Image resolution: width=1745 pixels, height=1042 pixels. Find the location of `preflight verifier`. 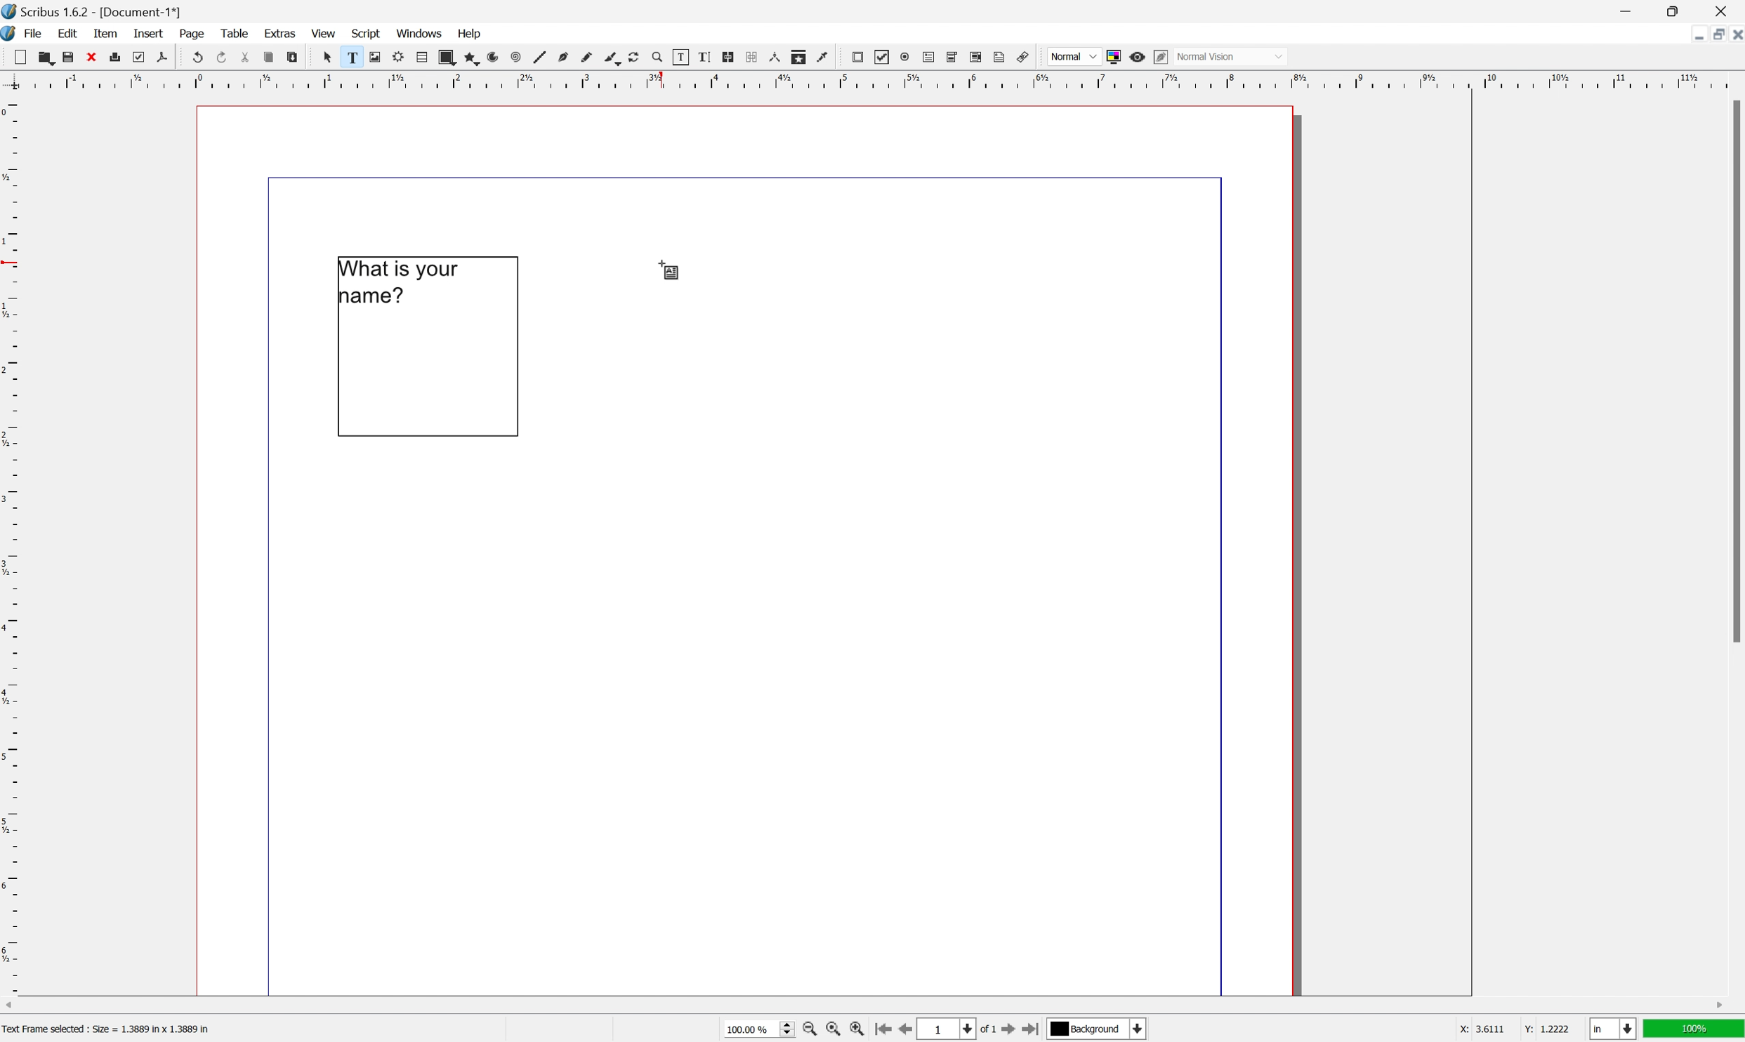

preflight verifier is located at coordinates (138, 56).